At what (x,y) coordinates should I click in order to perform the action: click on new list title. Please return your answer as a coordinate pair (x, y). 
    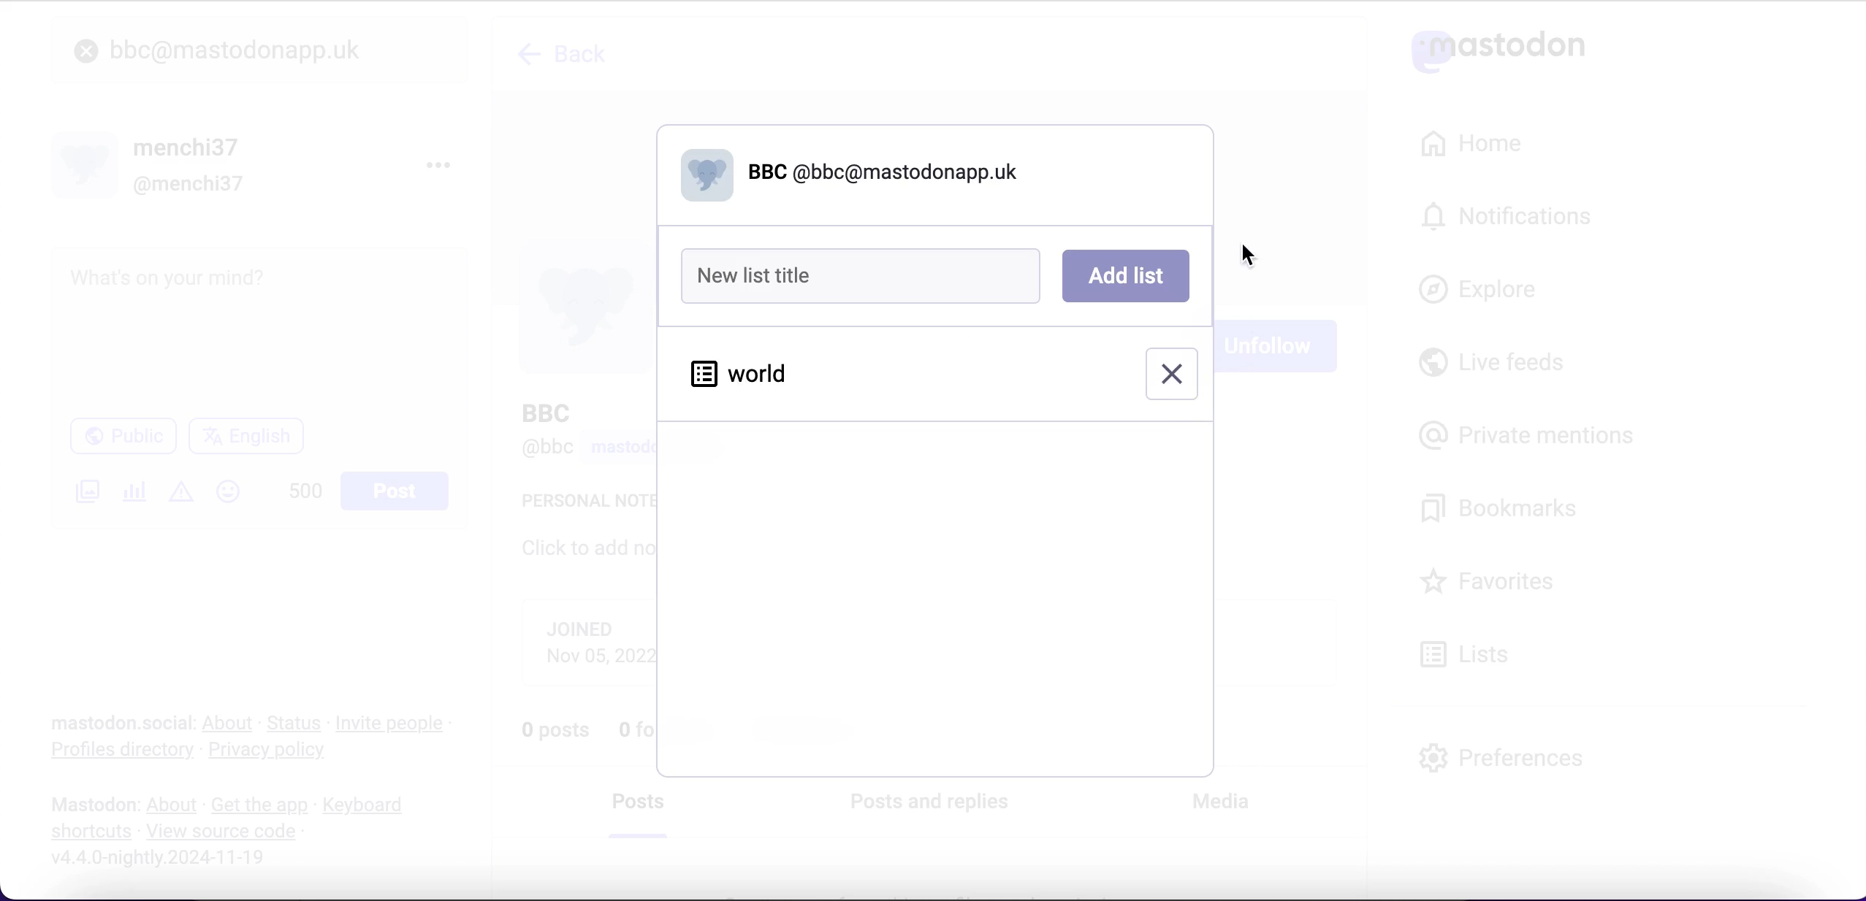
    Looking at the image, I should click on (867, 277).